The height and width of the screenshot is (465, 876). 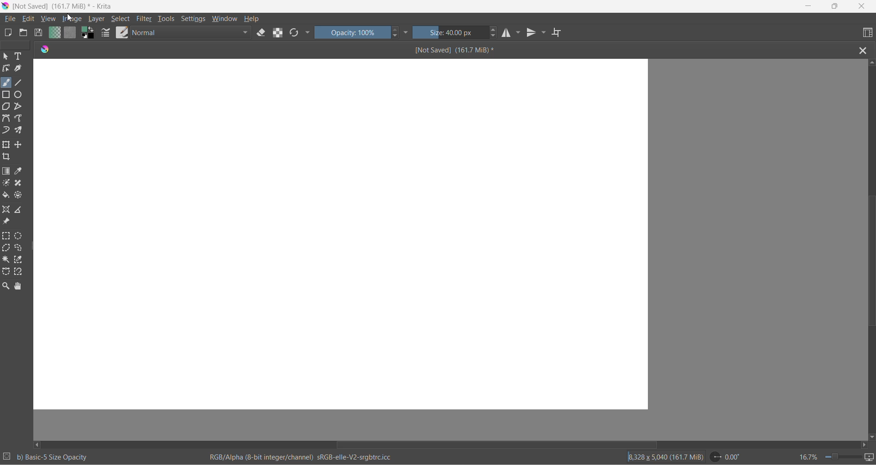 I want to click on wrap around mode, so click(x=561, y=33).